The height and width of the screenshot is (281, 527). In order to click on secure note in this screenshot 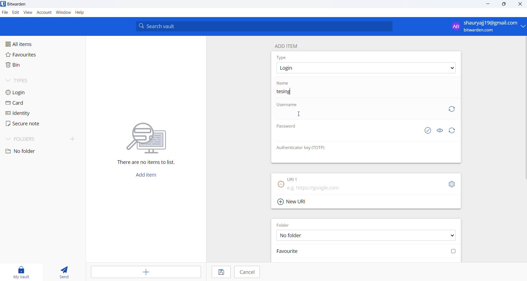, I will do `click(22, 124)`.